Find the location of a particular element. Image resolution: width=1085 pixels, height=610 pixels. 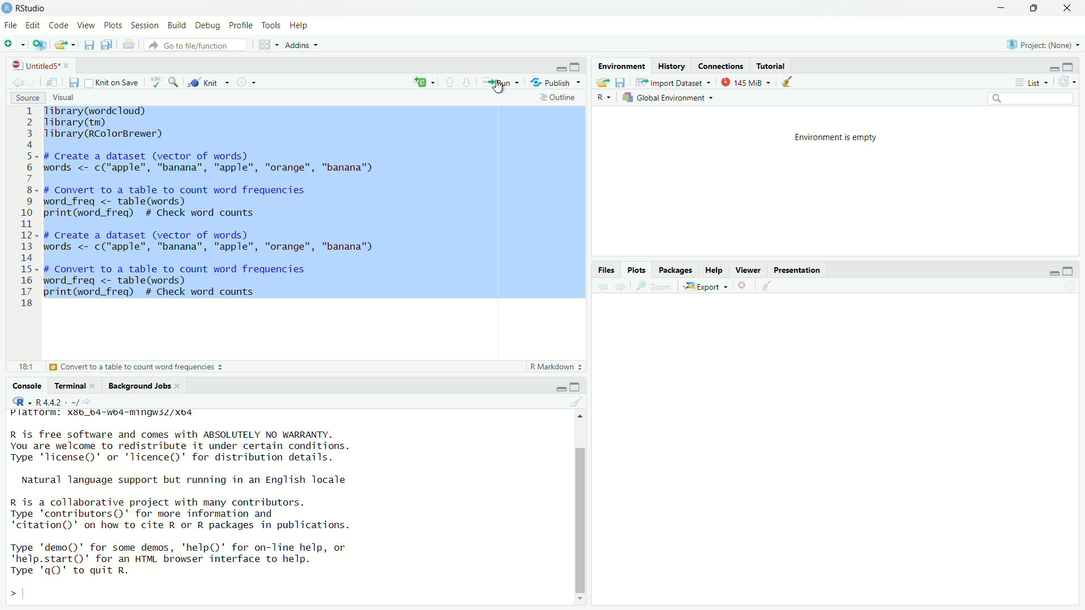

Minimize is located at coordinates (562, 390).